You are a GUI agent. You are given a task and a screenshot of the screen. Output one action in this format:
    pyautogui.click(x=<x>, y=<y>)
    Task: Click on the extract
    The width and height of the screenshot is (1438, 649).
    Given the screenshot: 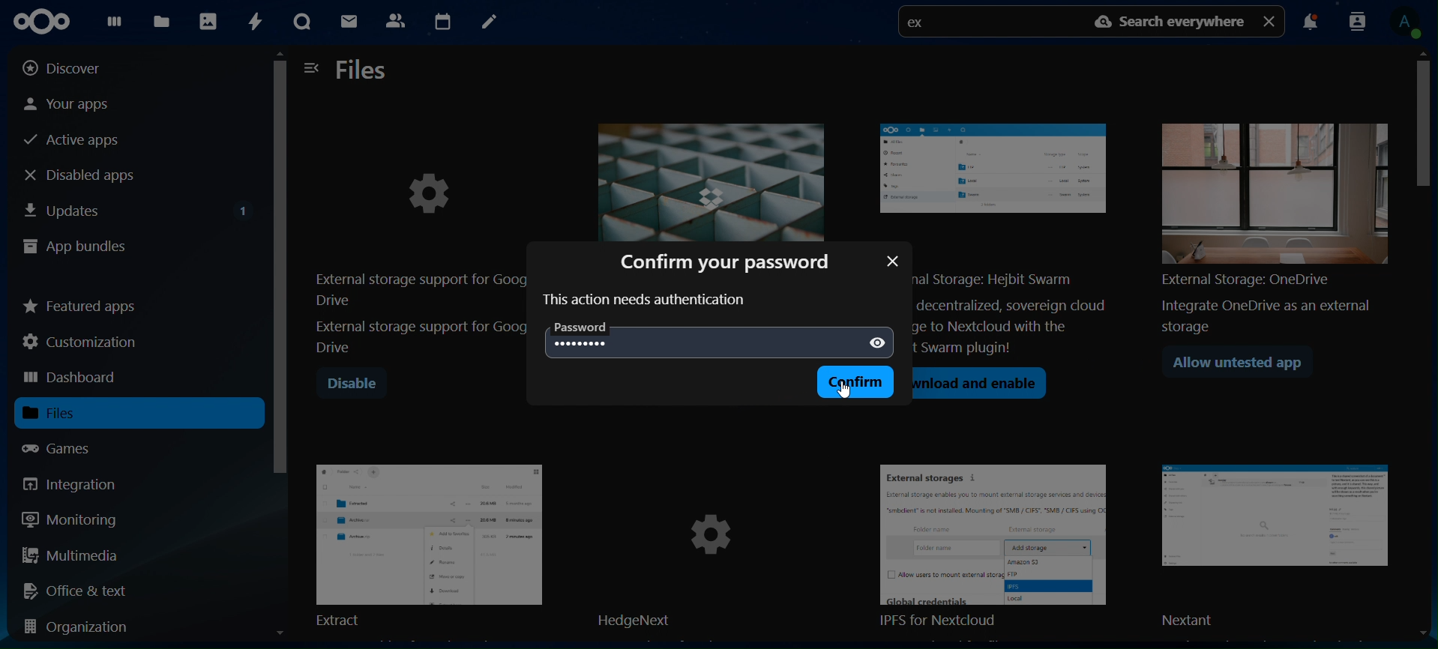 What is the action you would take?
    pyautogui.click(x=429, y=543)
    